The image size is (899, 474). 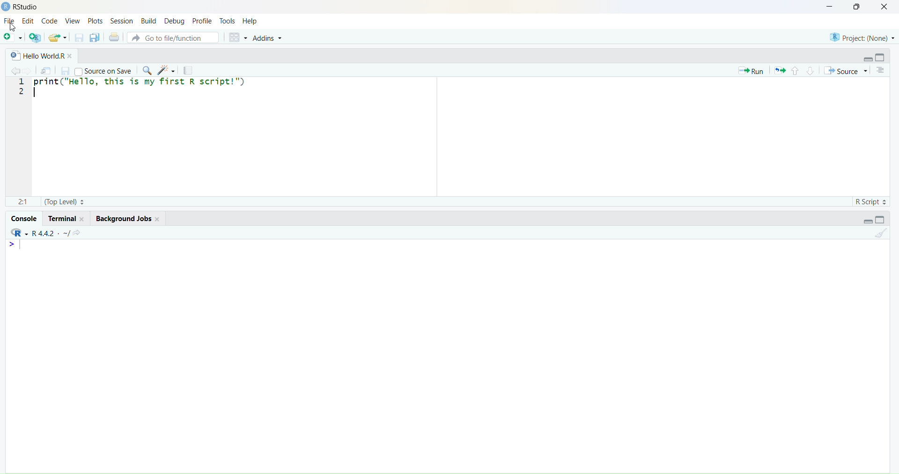 I want to click on Source the contents of the active document, so click(x=846, y=71).